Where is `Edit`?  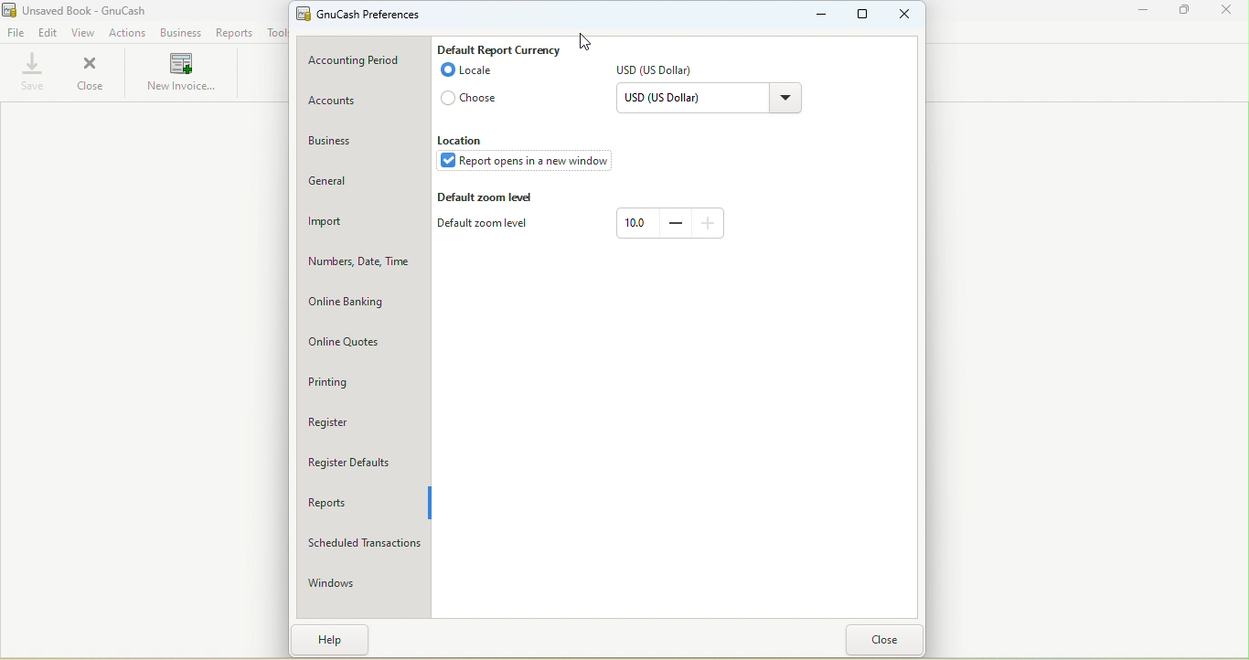 Edit is located at coordinates (48, 34).